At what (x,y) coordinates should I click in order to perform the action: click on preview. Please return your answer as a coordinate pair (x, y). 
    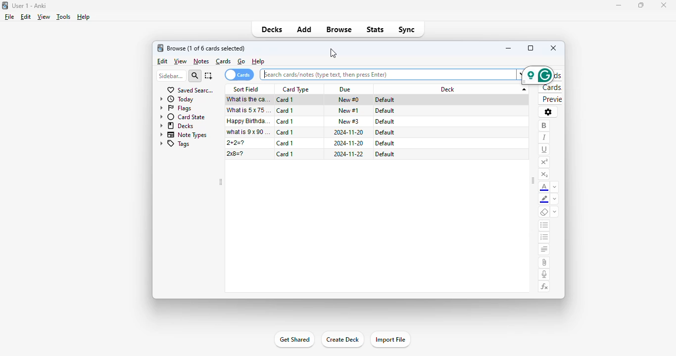
    Looking at the image, I should click on (550, 99).